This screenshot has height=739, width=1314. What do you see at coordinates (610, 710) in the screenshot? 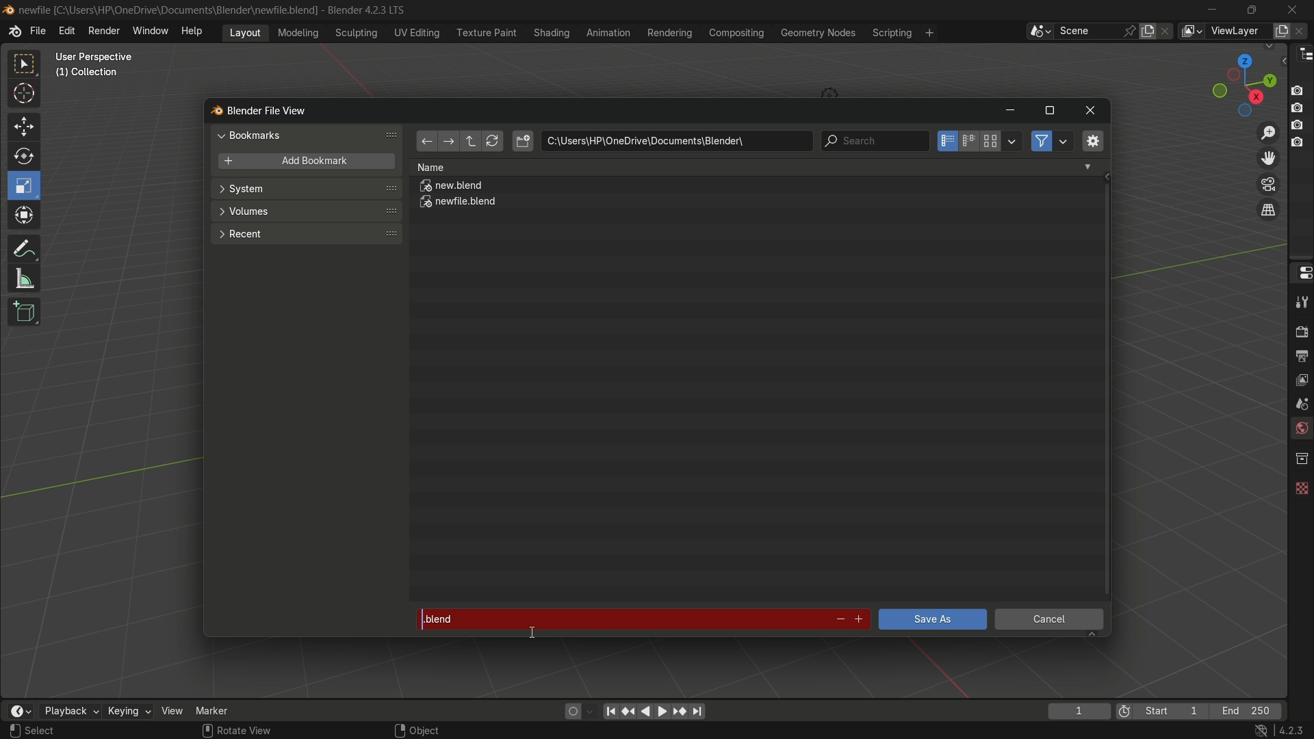
I see `jump to endpoint` at bounding box center [610, 710].